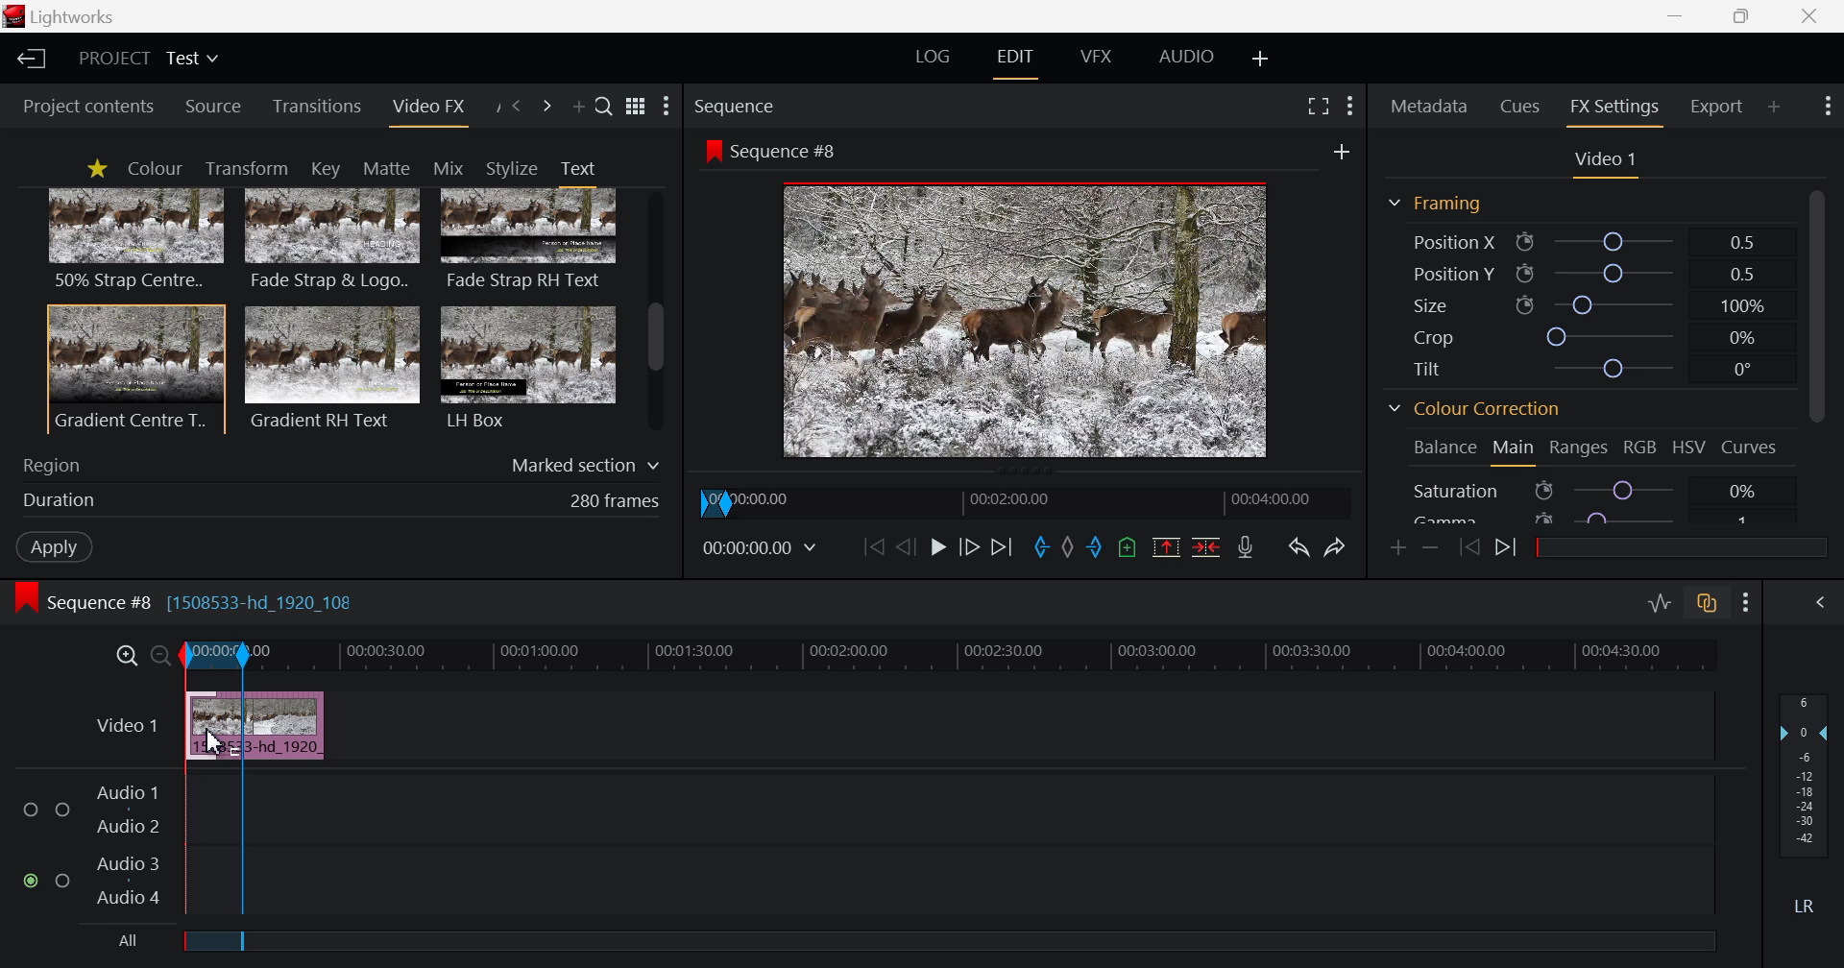  What do you see at coordinates (1816, 351) in the screenshot?
I see `Scroll Bar` at bounding box center [1816, 351].